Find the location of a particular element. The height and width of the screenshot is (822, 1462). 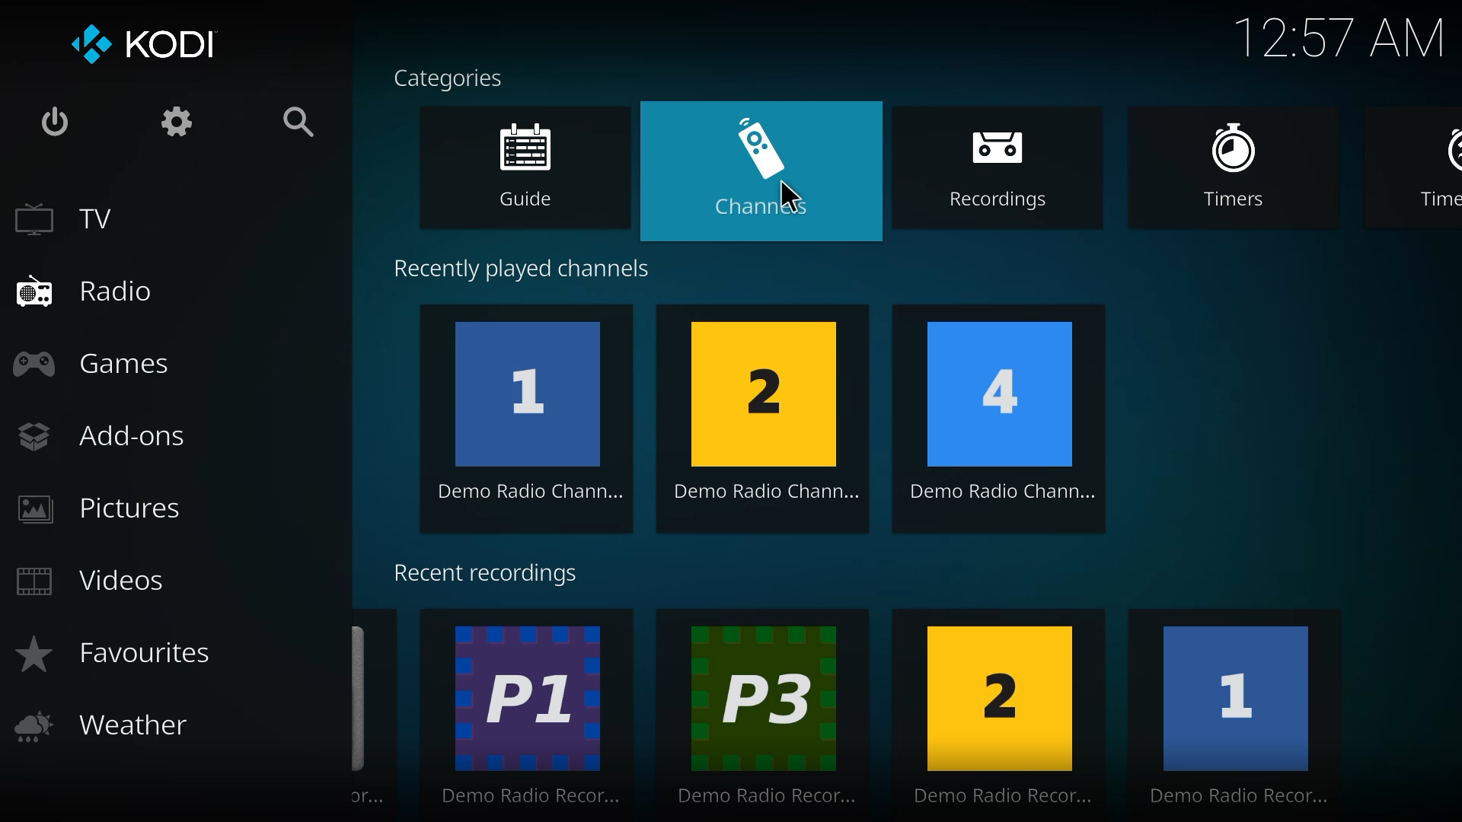

kodi is located at coordinates (140, 42).